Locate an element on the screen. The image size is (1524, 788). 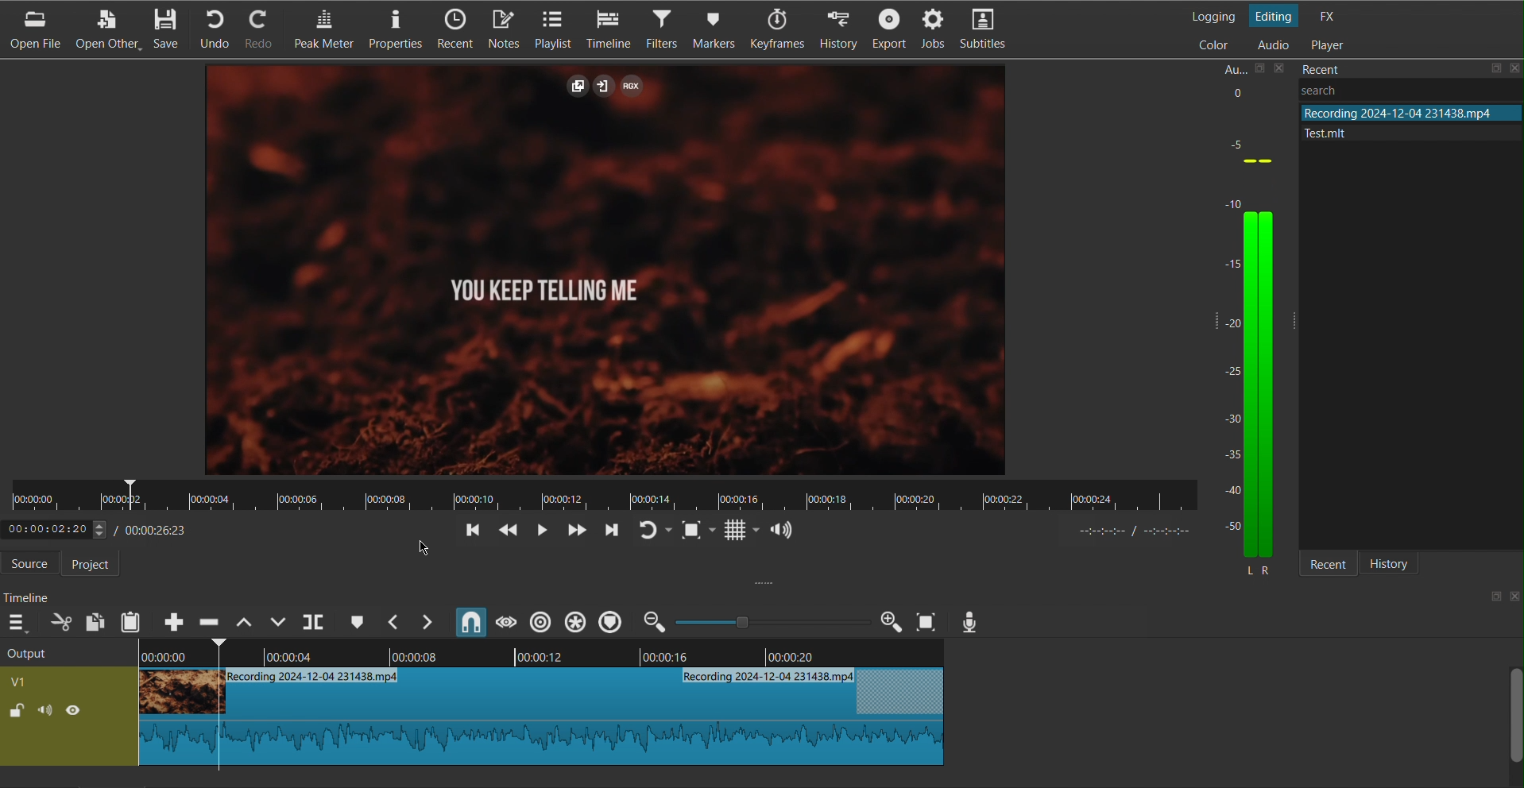
First Split is located at coordinates (169, 702).